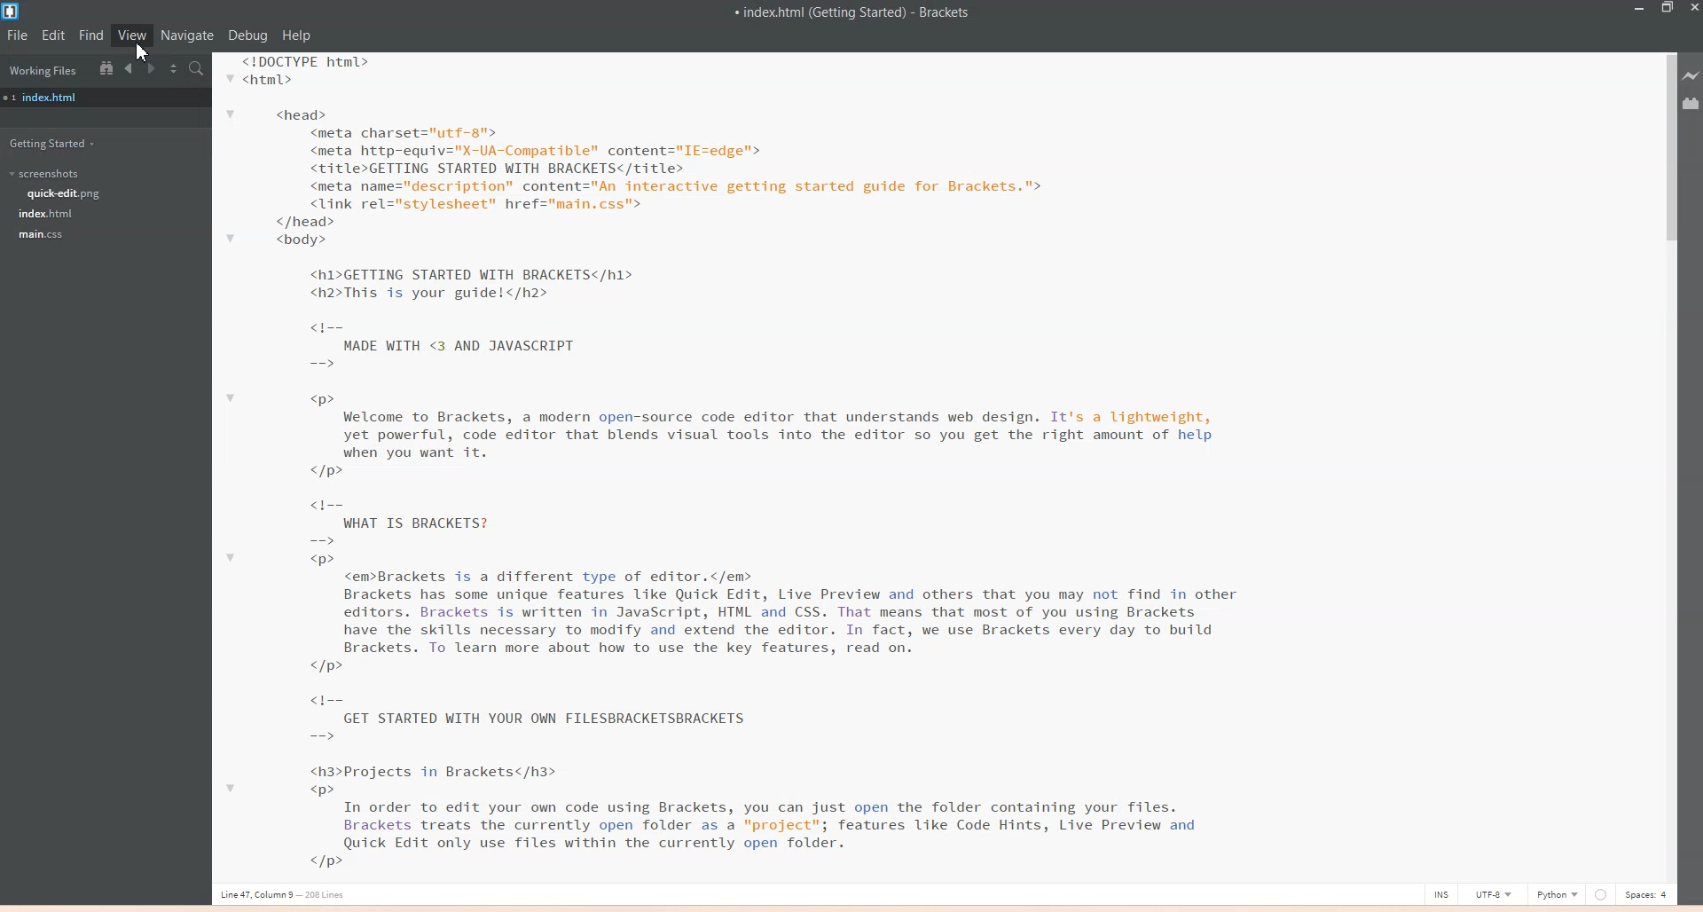 Image resolution: width=1703 pixels, height=912 pixels. I want to click on View, so click(131, 35).